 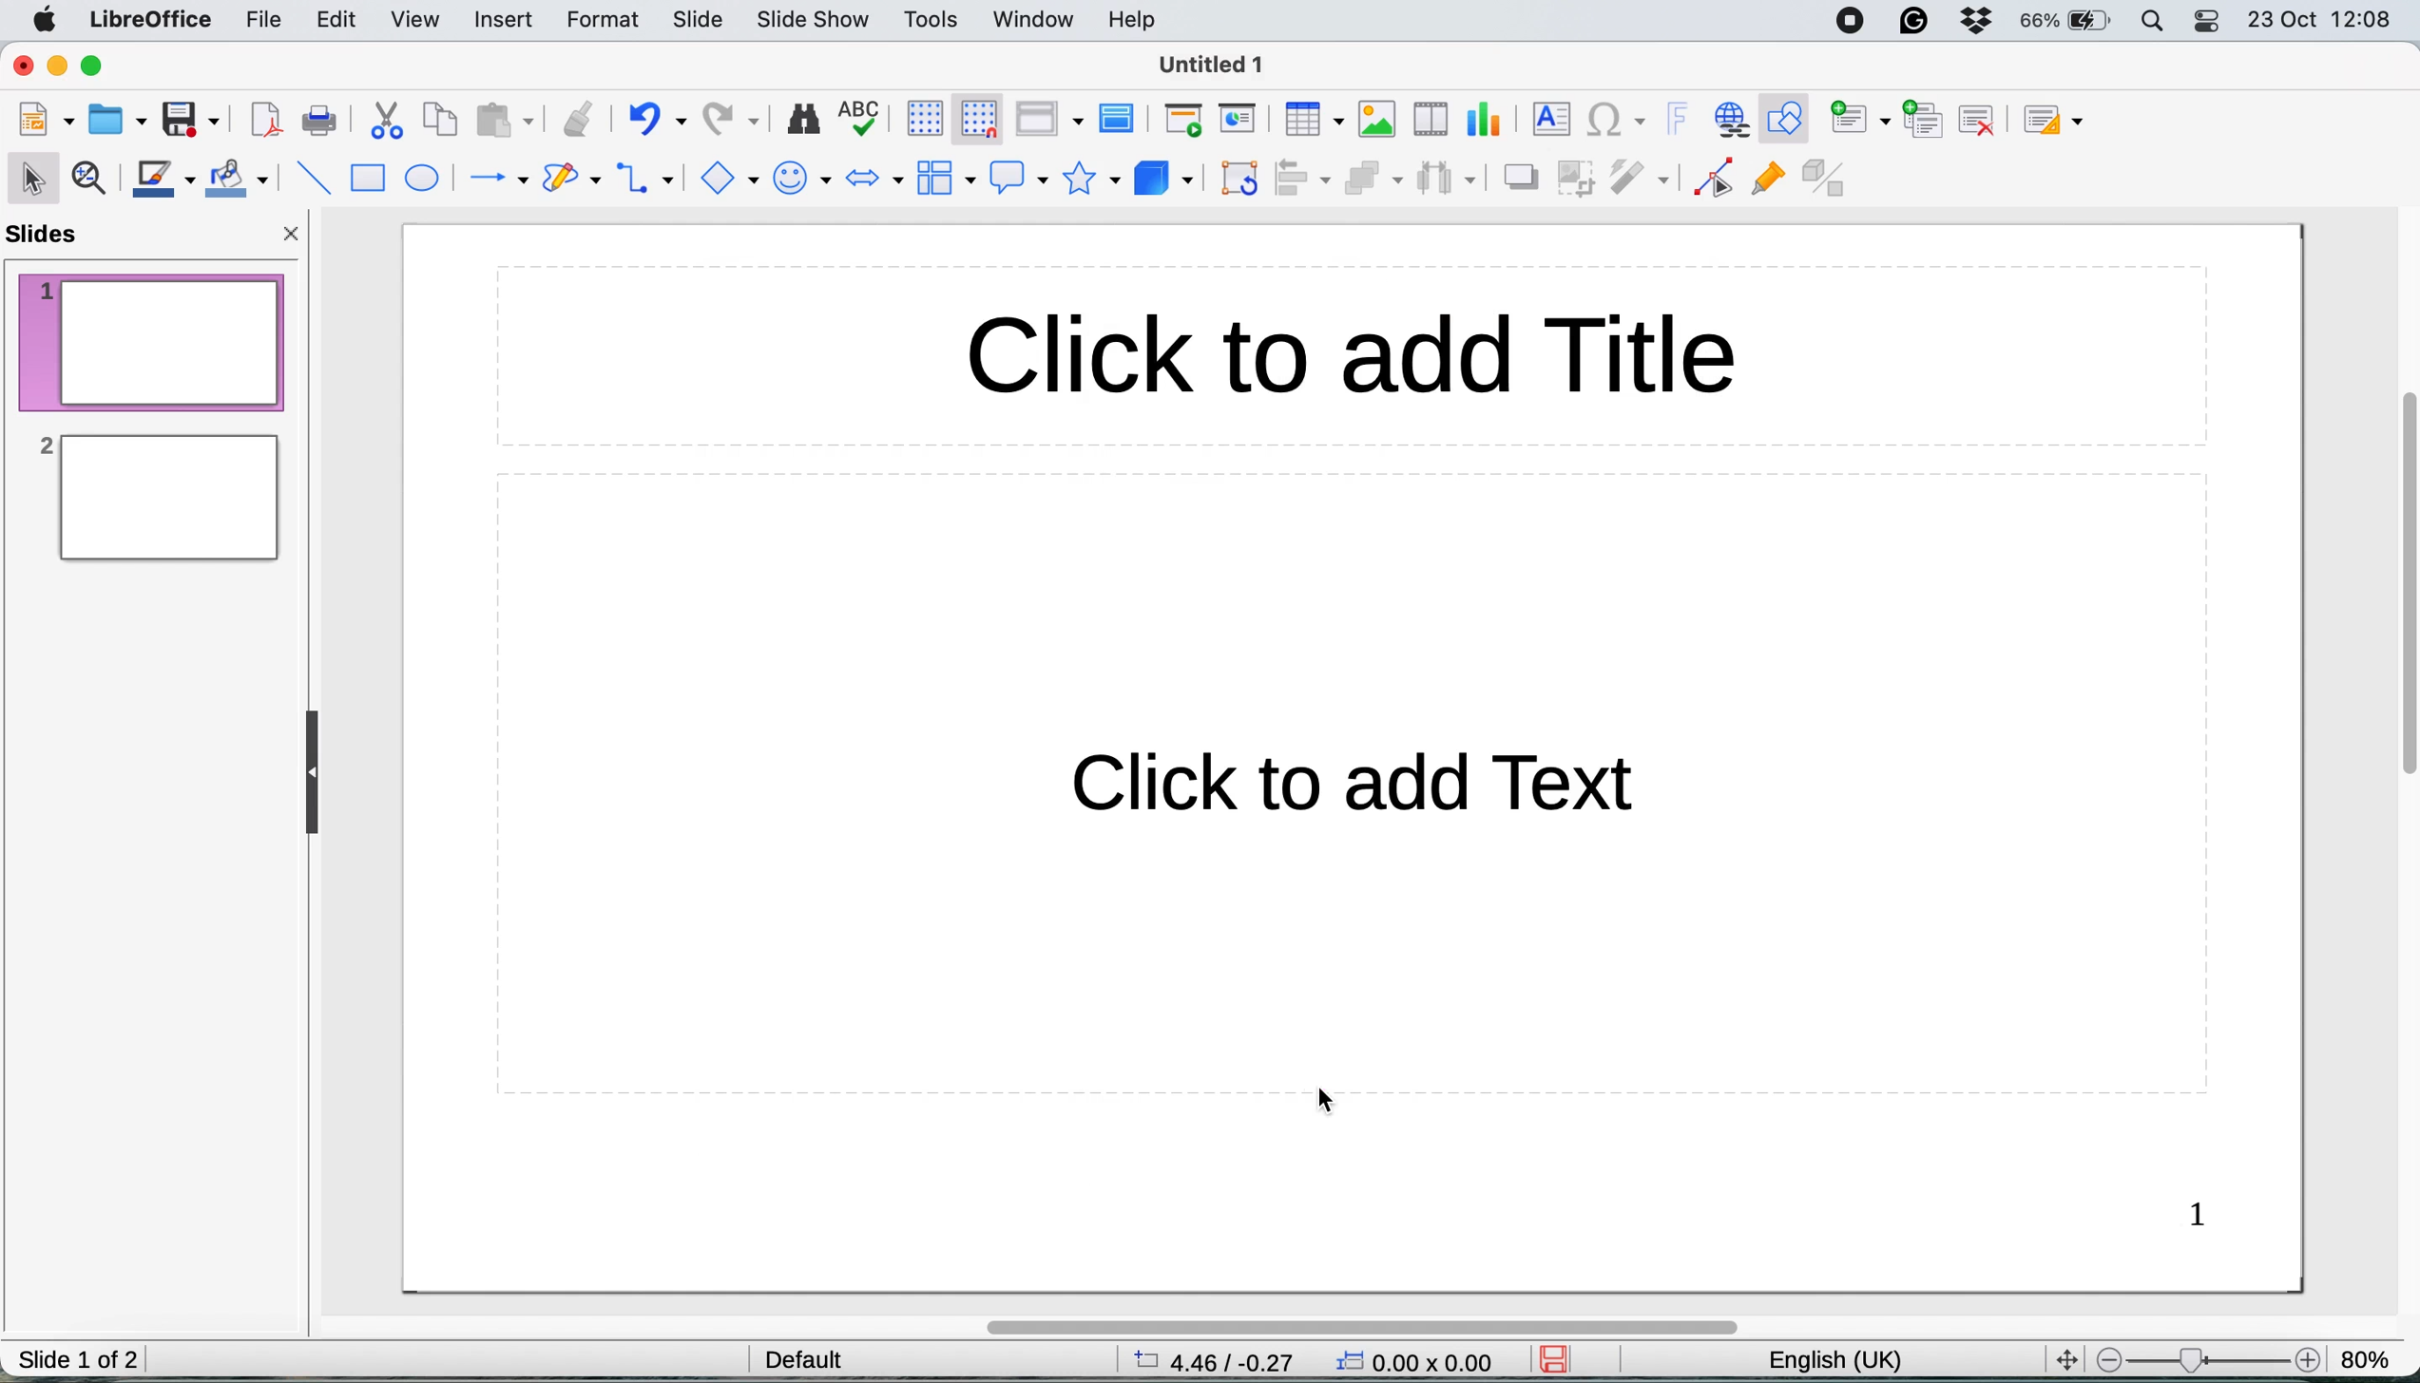 I want to click on maximise, so click(x=101, y=67).